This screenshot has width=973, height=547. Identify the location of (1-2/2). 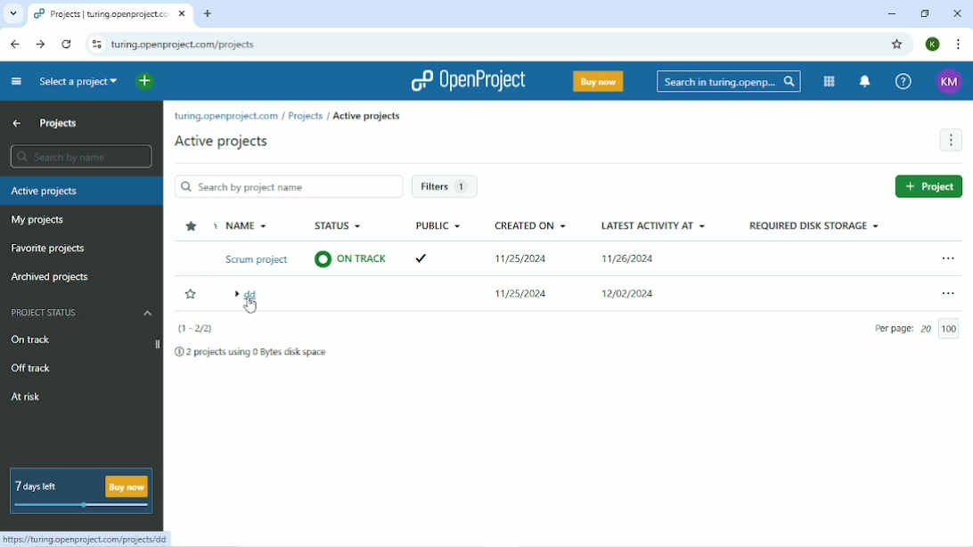
(192, 328).